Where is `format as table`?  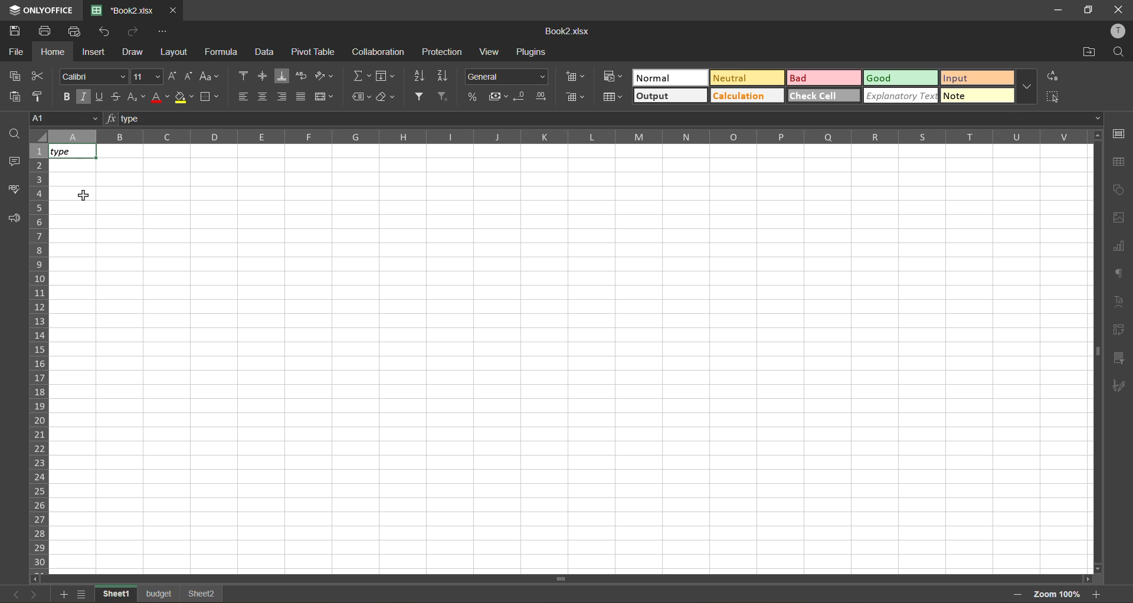 format as table is located at coordinates (613, 98).